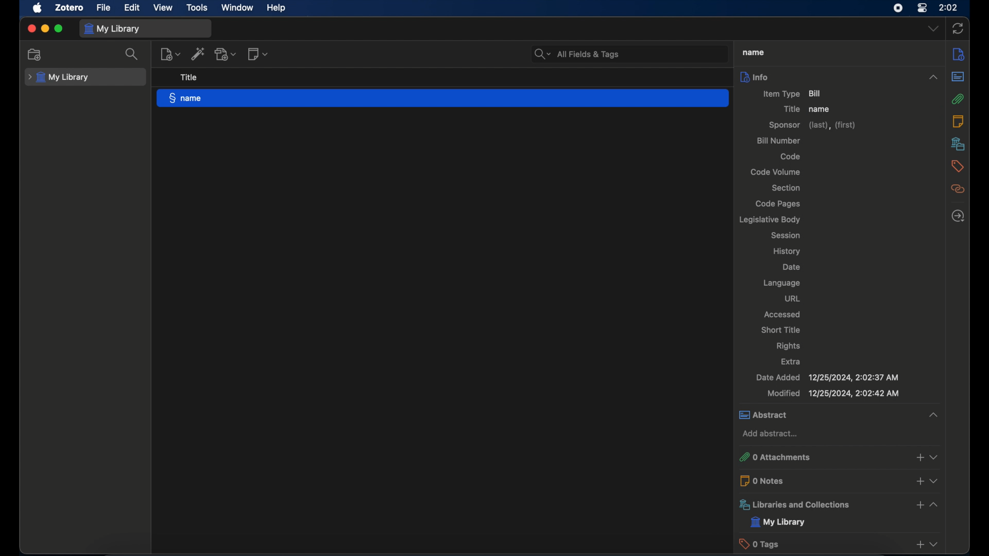 The height and width of the screenshot is (556, 989). I want to click on session, so click(786, 236).